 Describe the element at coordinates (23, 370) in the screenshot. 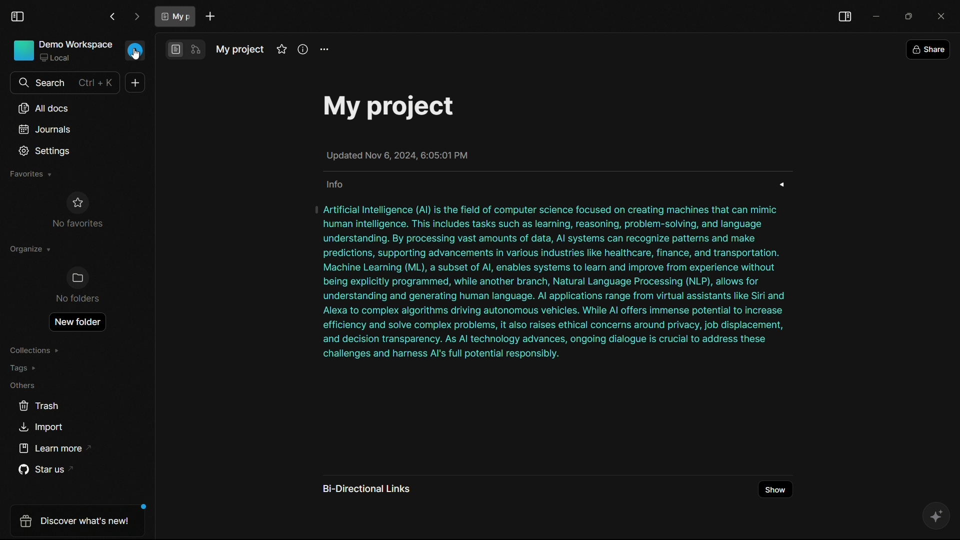

I see `tags` at that location.